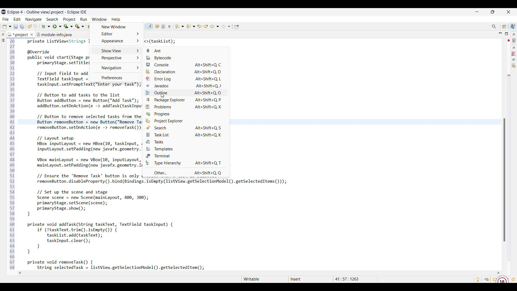  I want to click on Previous edit location, so click(200, 26).